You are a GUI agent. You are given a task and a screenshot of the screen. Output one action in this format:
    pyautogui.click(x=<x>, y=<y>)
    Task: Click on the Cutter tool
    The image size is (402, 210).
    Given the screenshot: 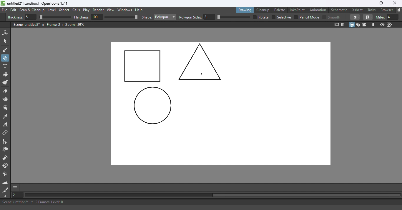 What is the action you would take?
    pyautogui.click(x=5, y=190)
    